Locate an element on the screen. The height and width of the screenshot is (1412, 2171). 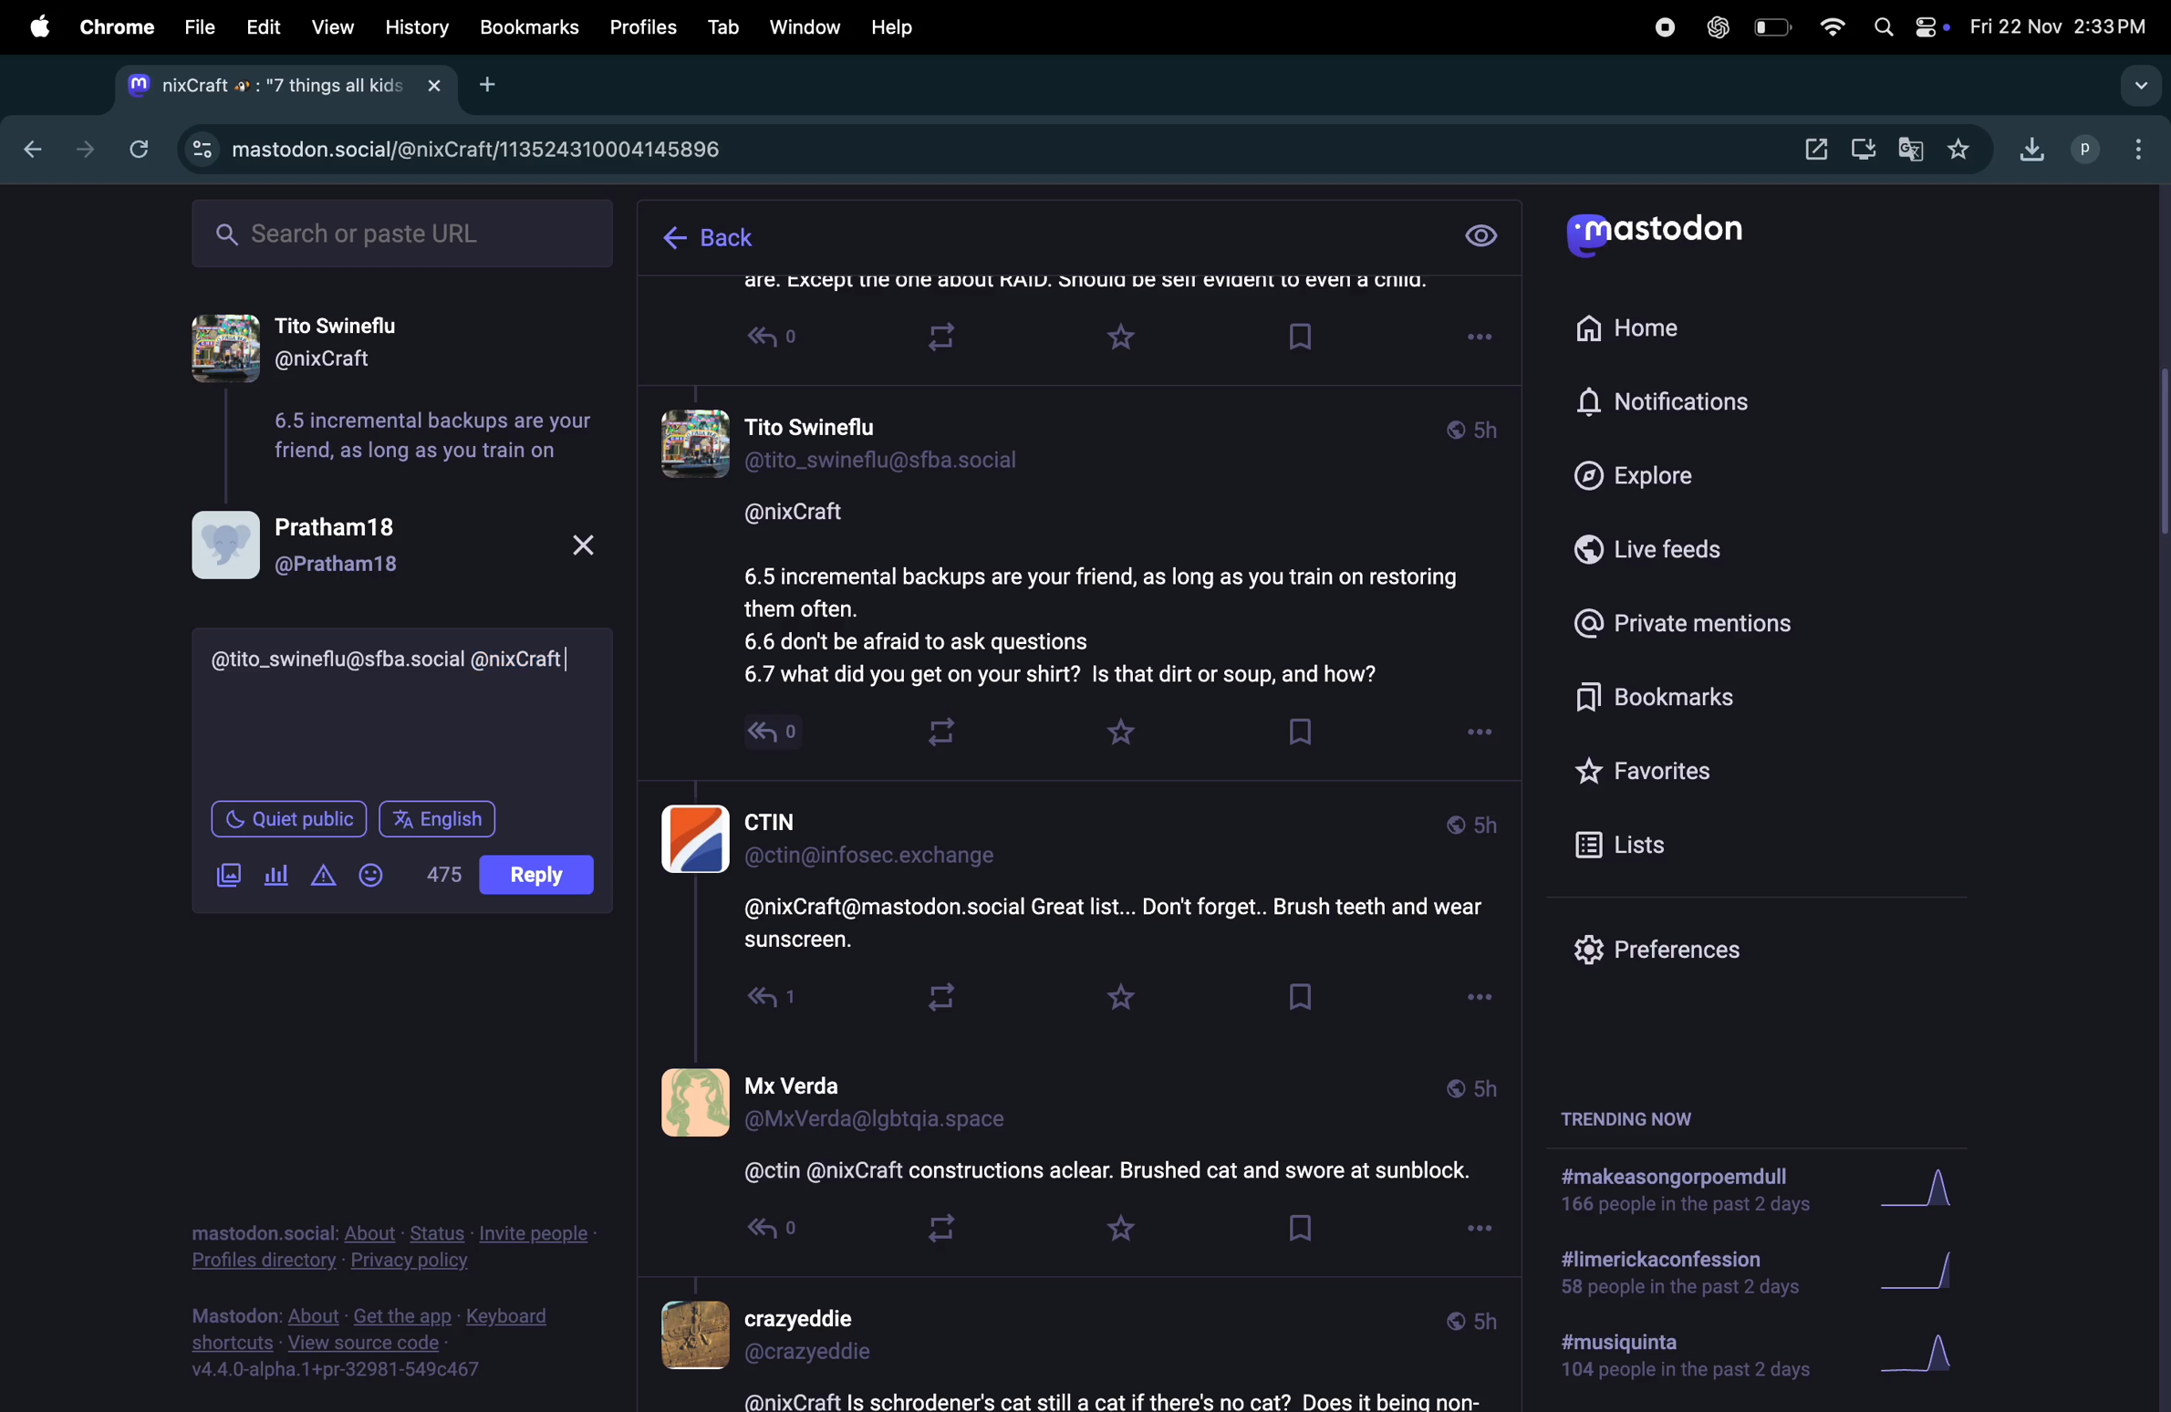
chrome is located at coordinates (114, 26).